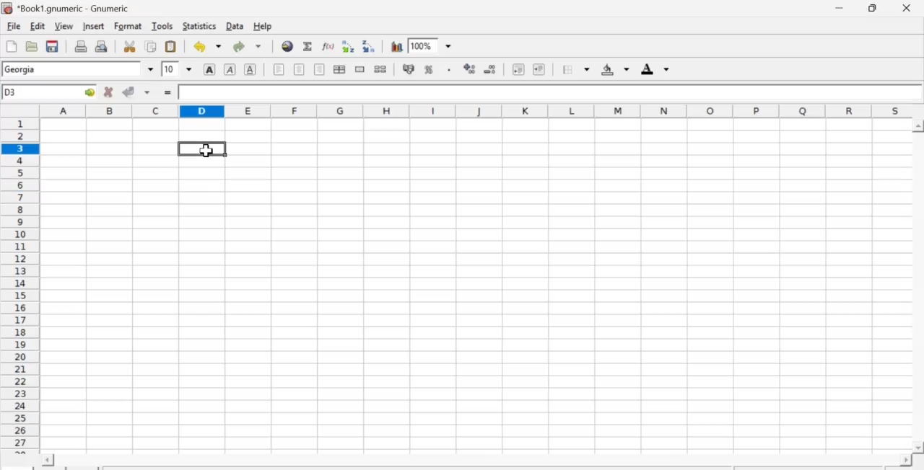  Describe the element at coordinates (918, 448) in the screenshot. I see `scroll down` at that location.